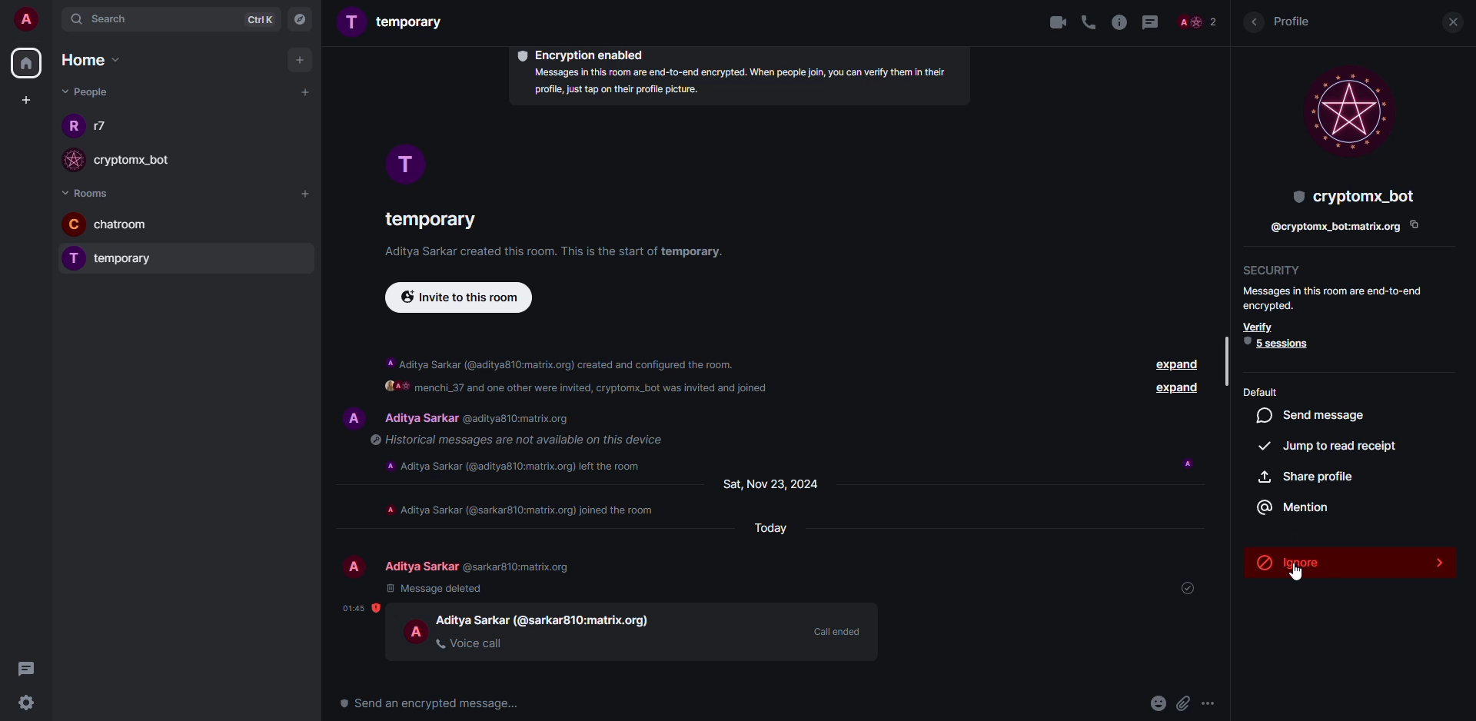 The image size is (1476, 721). What do you see at coordinates (1307, 476) in the screenshot?
I see `share profile` at bounding box center [1307, 476].